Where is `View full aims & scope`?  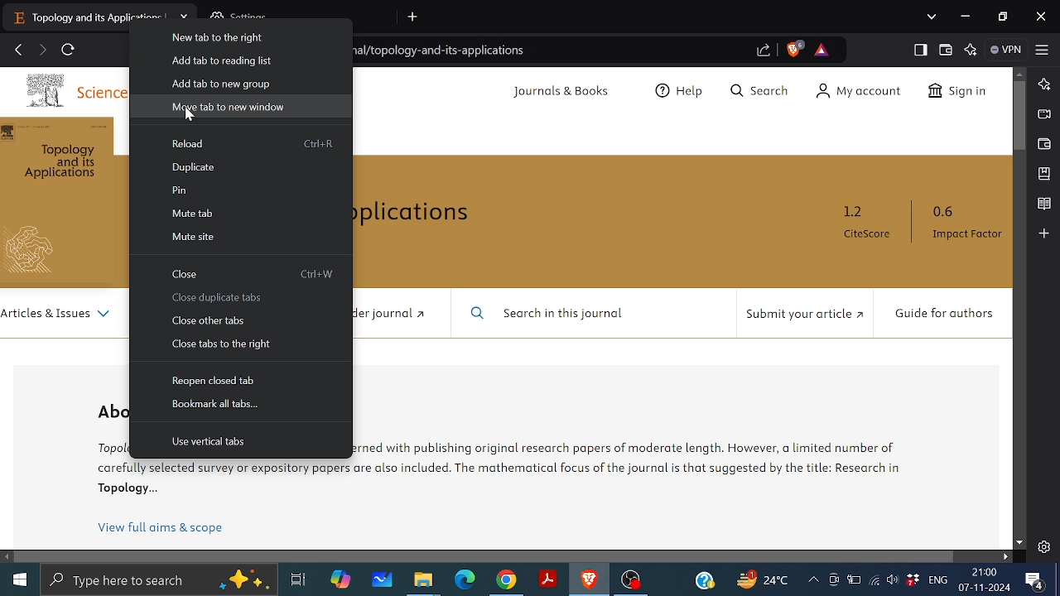
View full aims & scope is located at coordinates (161, 528).